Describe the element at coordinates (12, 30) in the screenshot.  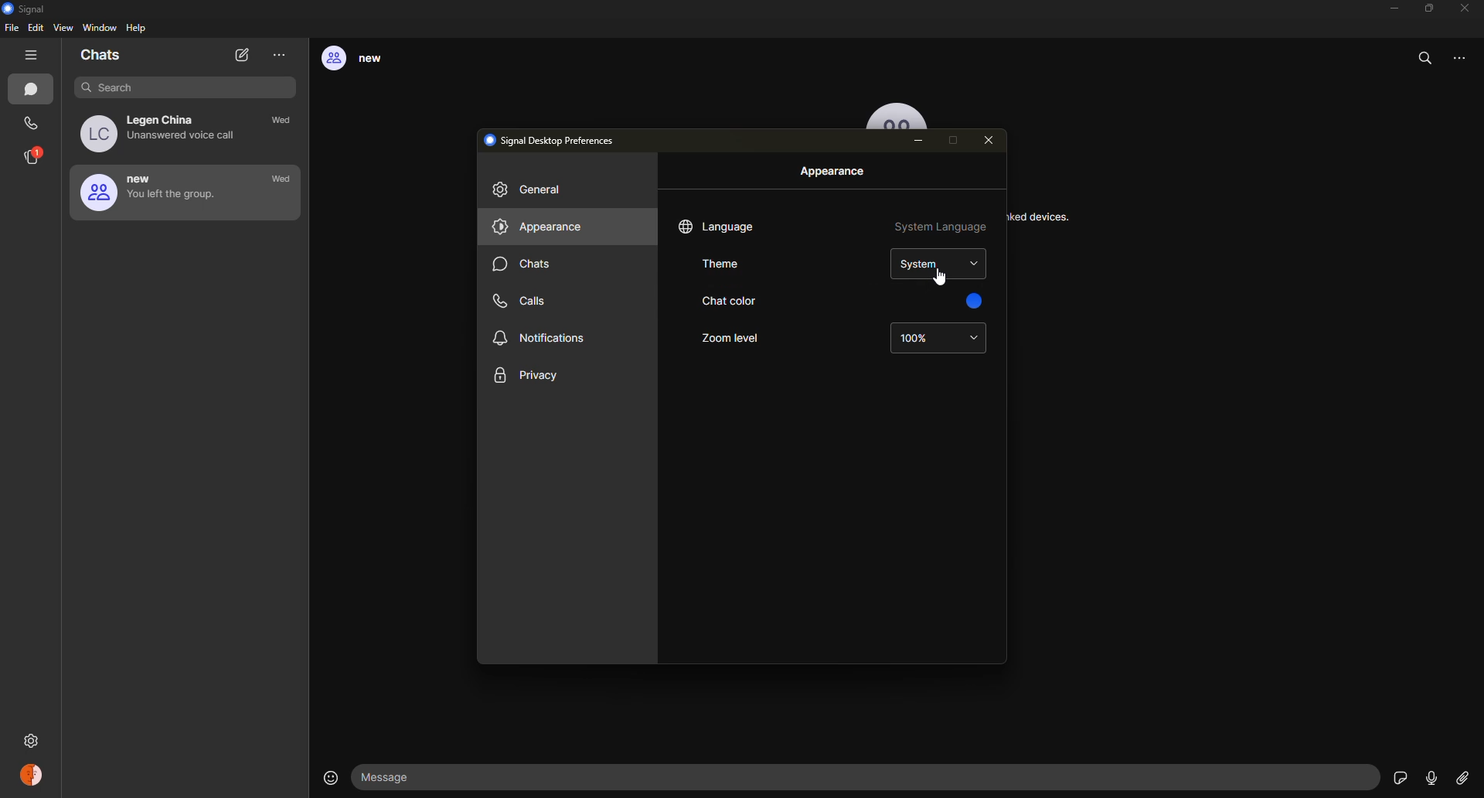
I see `file` at that location.